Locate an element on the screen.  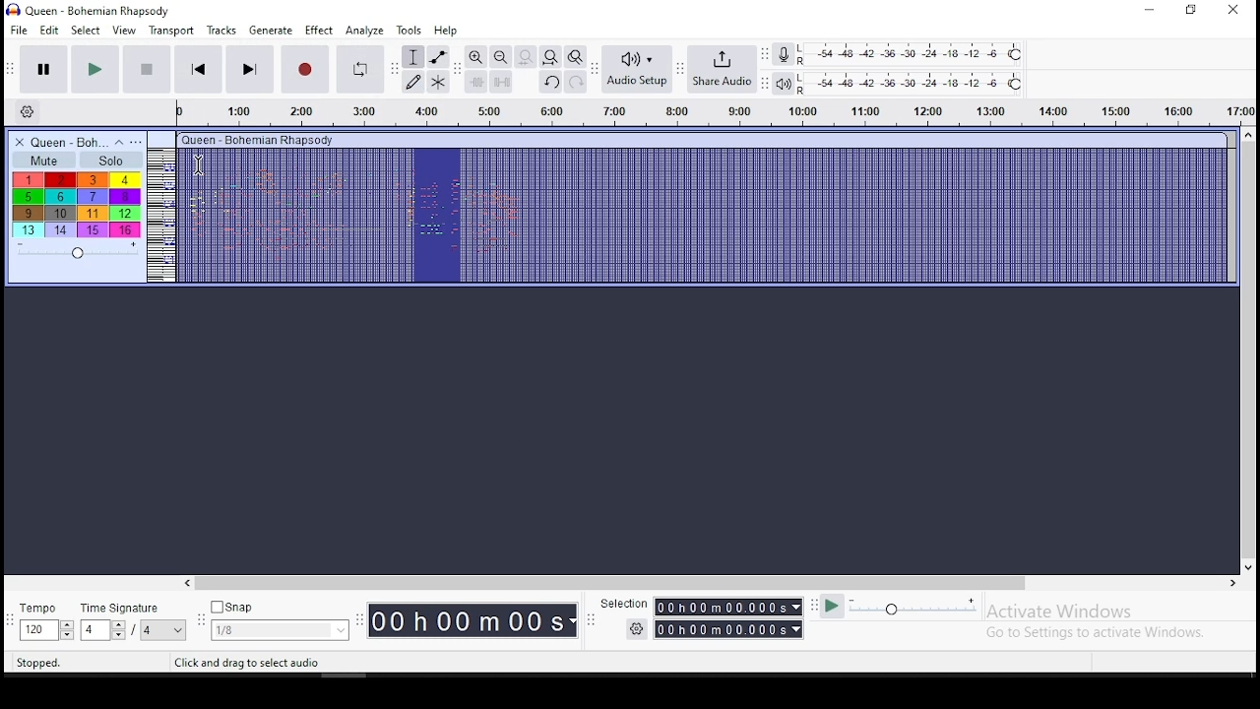
restore is located at coordinates (1193, 9).